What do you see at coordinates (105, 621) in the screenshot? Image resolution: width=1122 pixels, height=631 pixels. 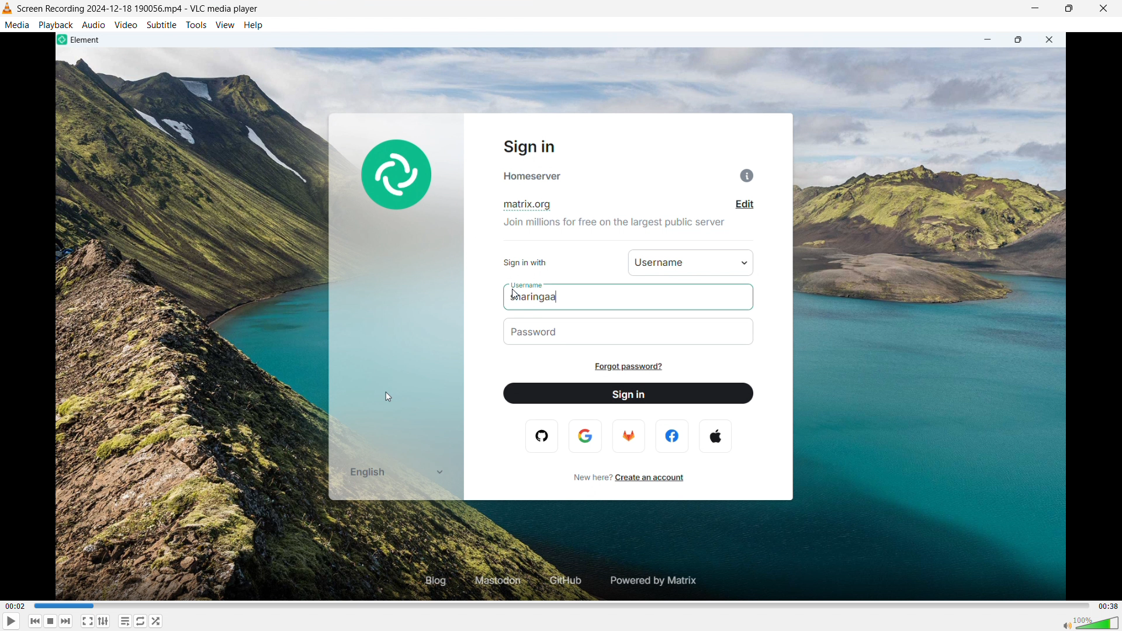 I see `show advanced settings` at bounding box center [105, 621].